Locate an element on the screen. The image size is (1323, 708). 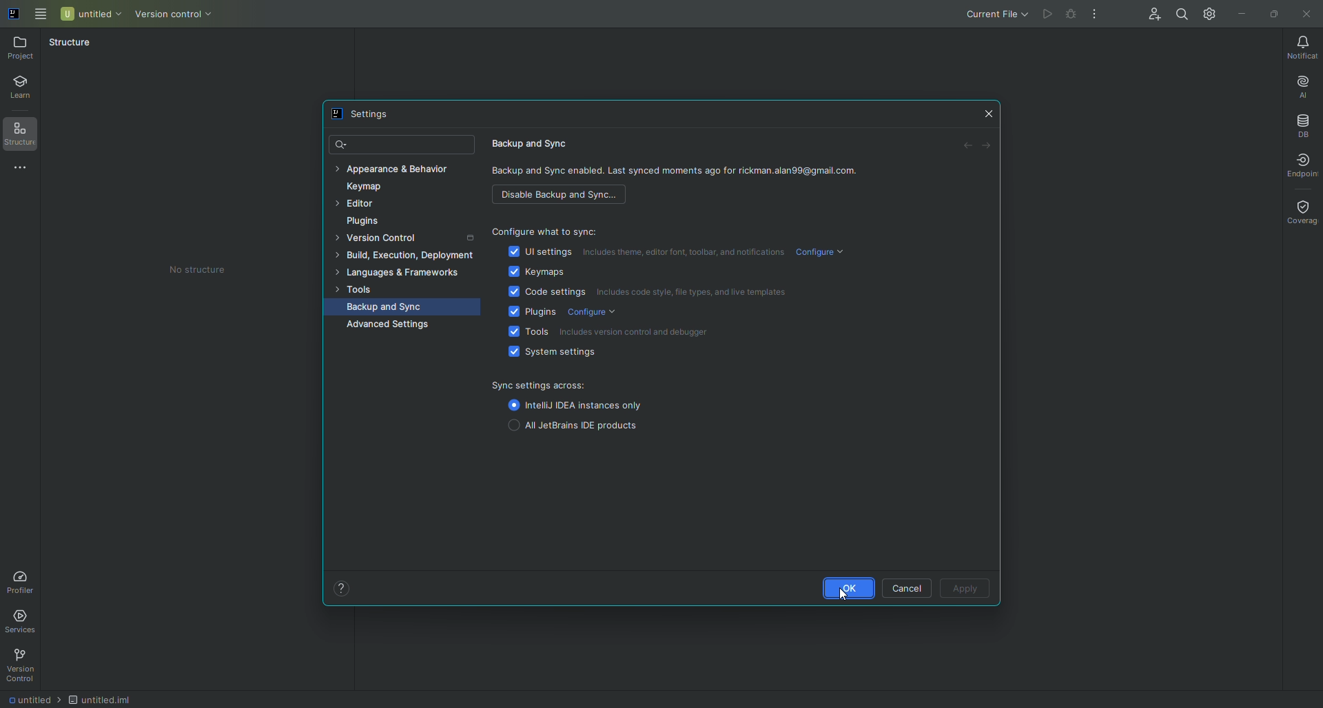
Backup and Sync is located at coordinates (541, 227).